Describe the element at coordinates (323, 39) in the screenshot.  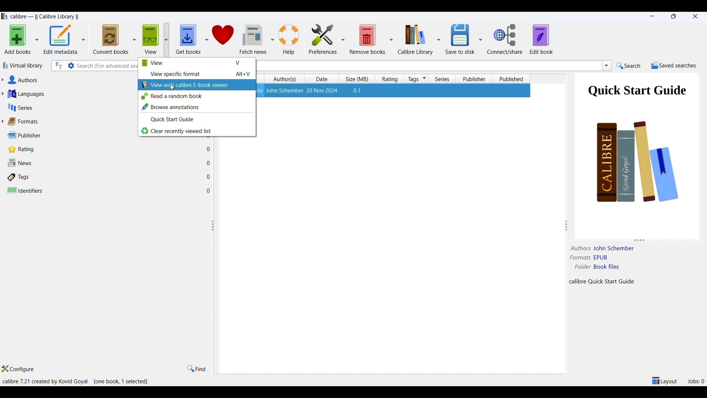
I see `preferences` at that location.